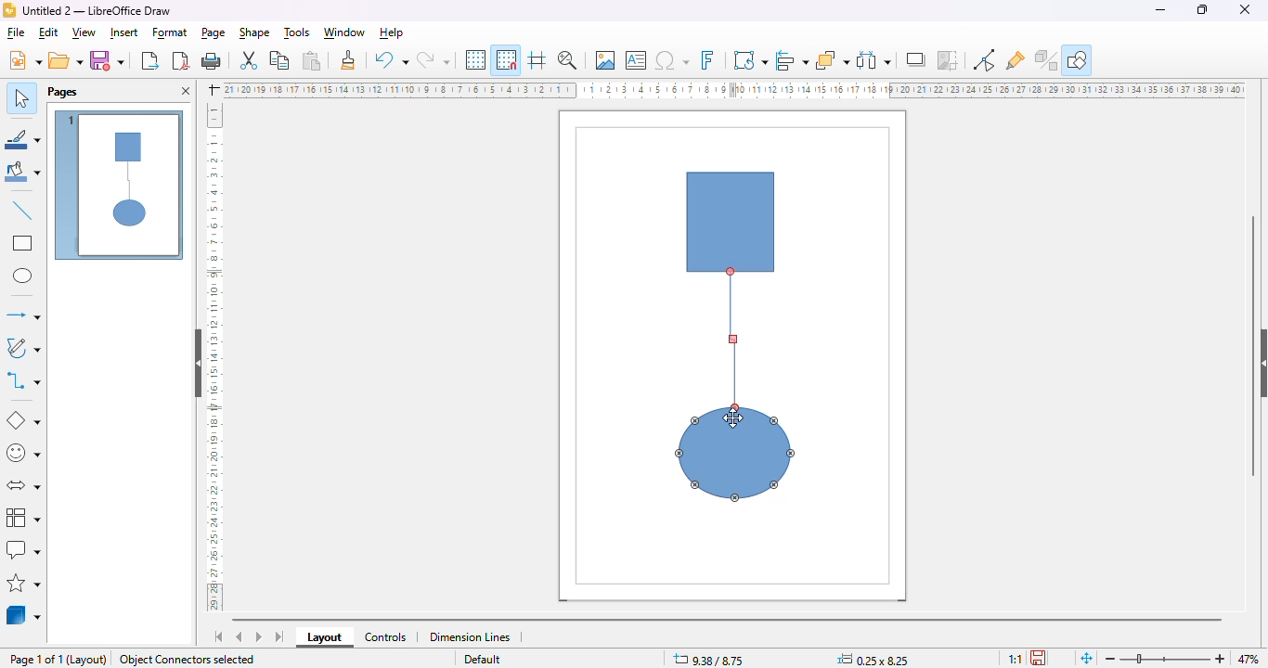  I want to click on 9.38/8.75 , so click(709, 659).